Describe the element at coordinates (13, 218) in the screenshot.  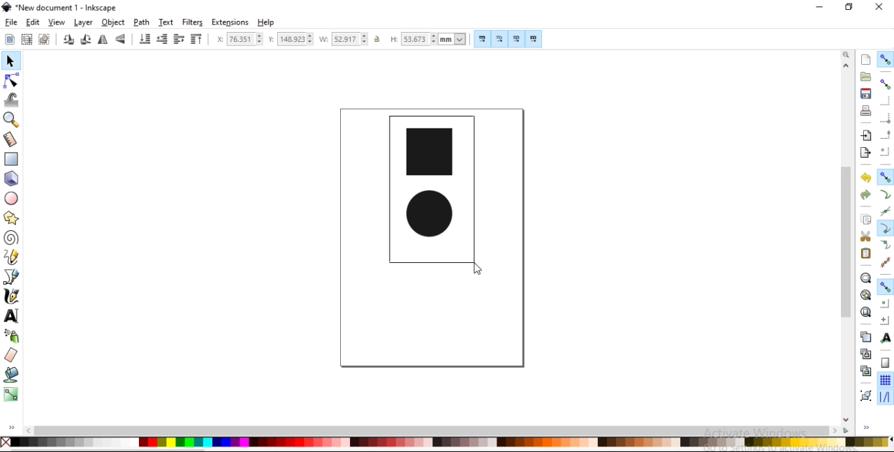
I see `create stars and polygons` at that location.